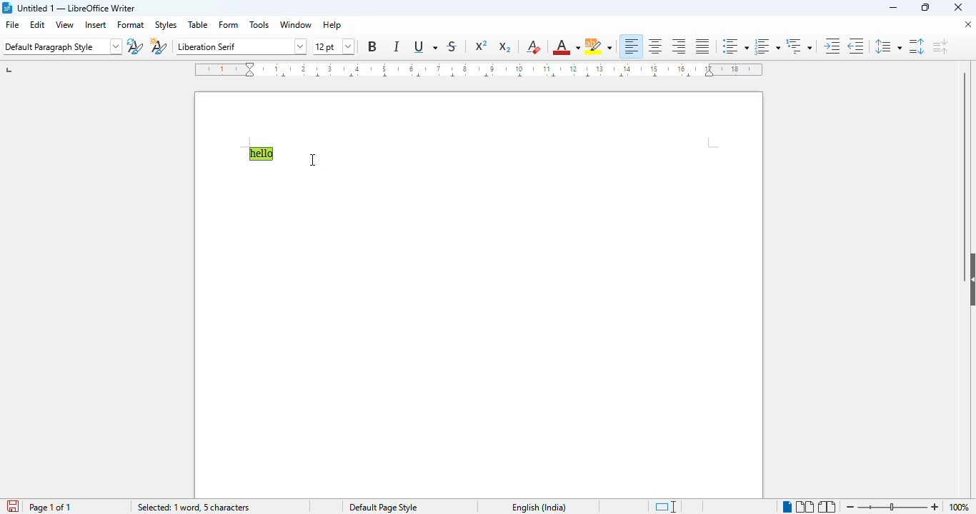 This screenshot has height=514, width=976. What do you see at coordinates (50, 507) in the screenshot?
I see `page 1 of 1` at bounding box center [50, 507].